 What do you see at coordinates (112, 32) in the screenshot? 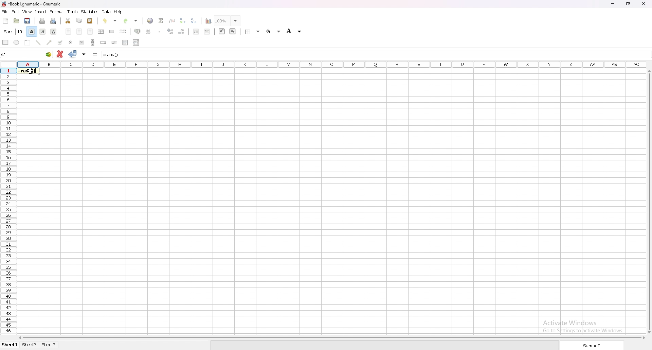
I see `merge cells` at bounding box center [112, 32].